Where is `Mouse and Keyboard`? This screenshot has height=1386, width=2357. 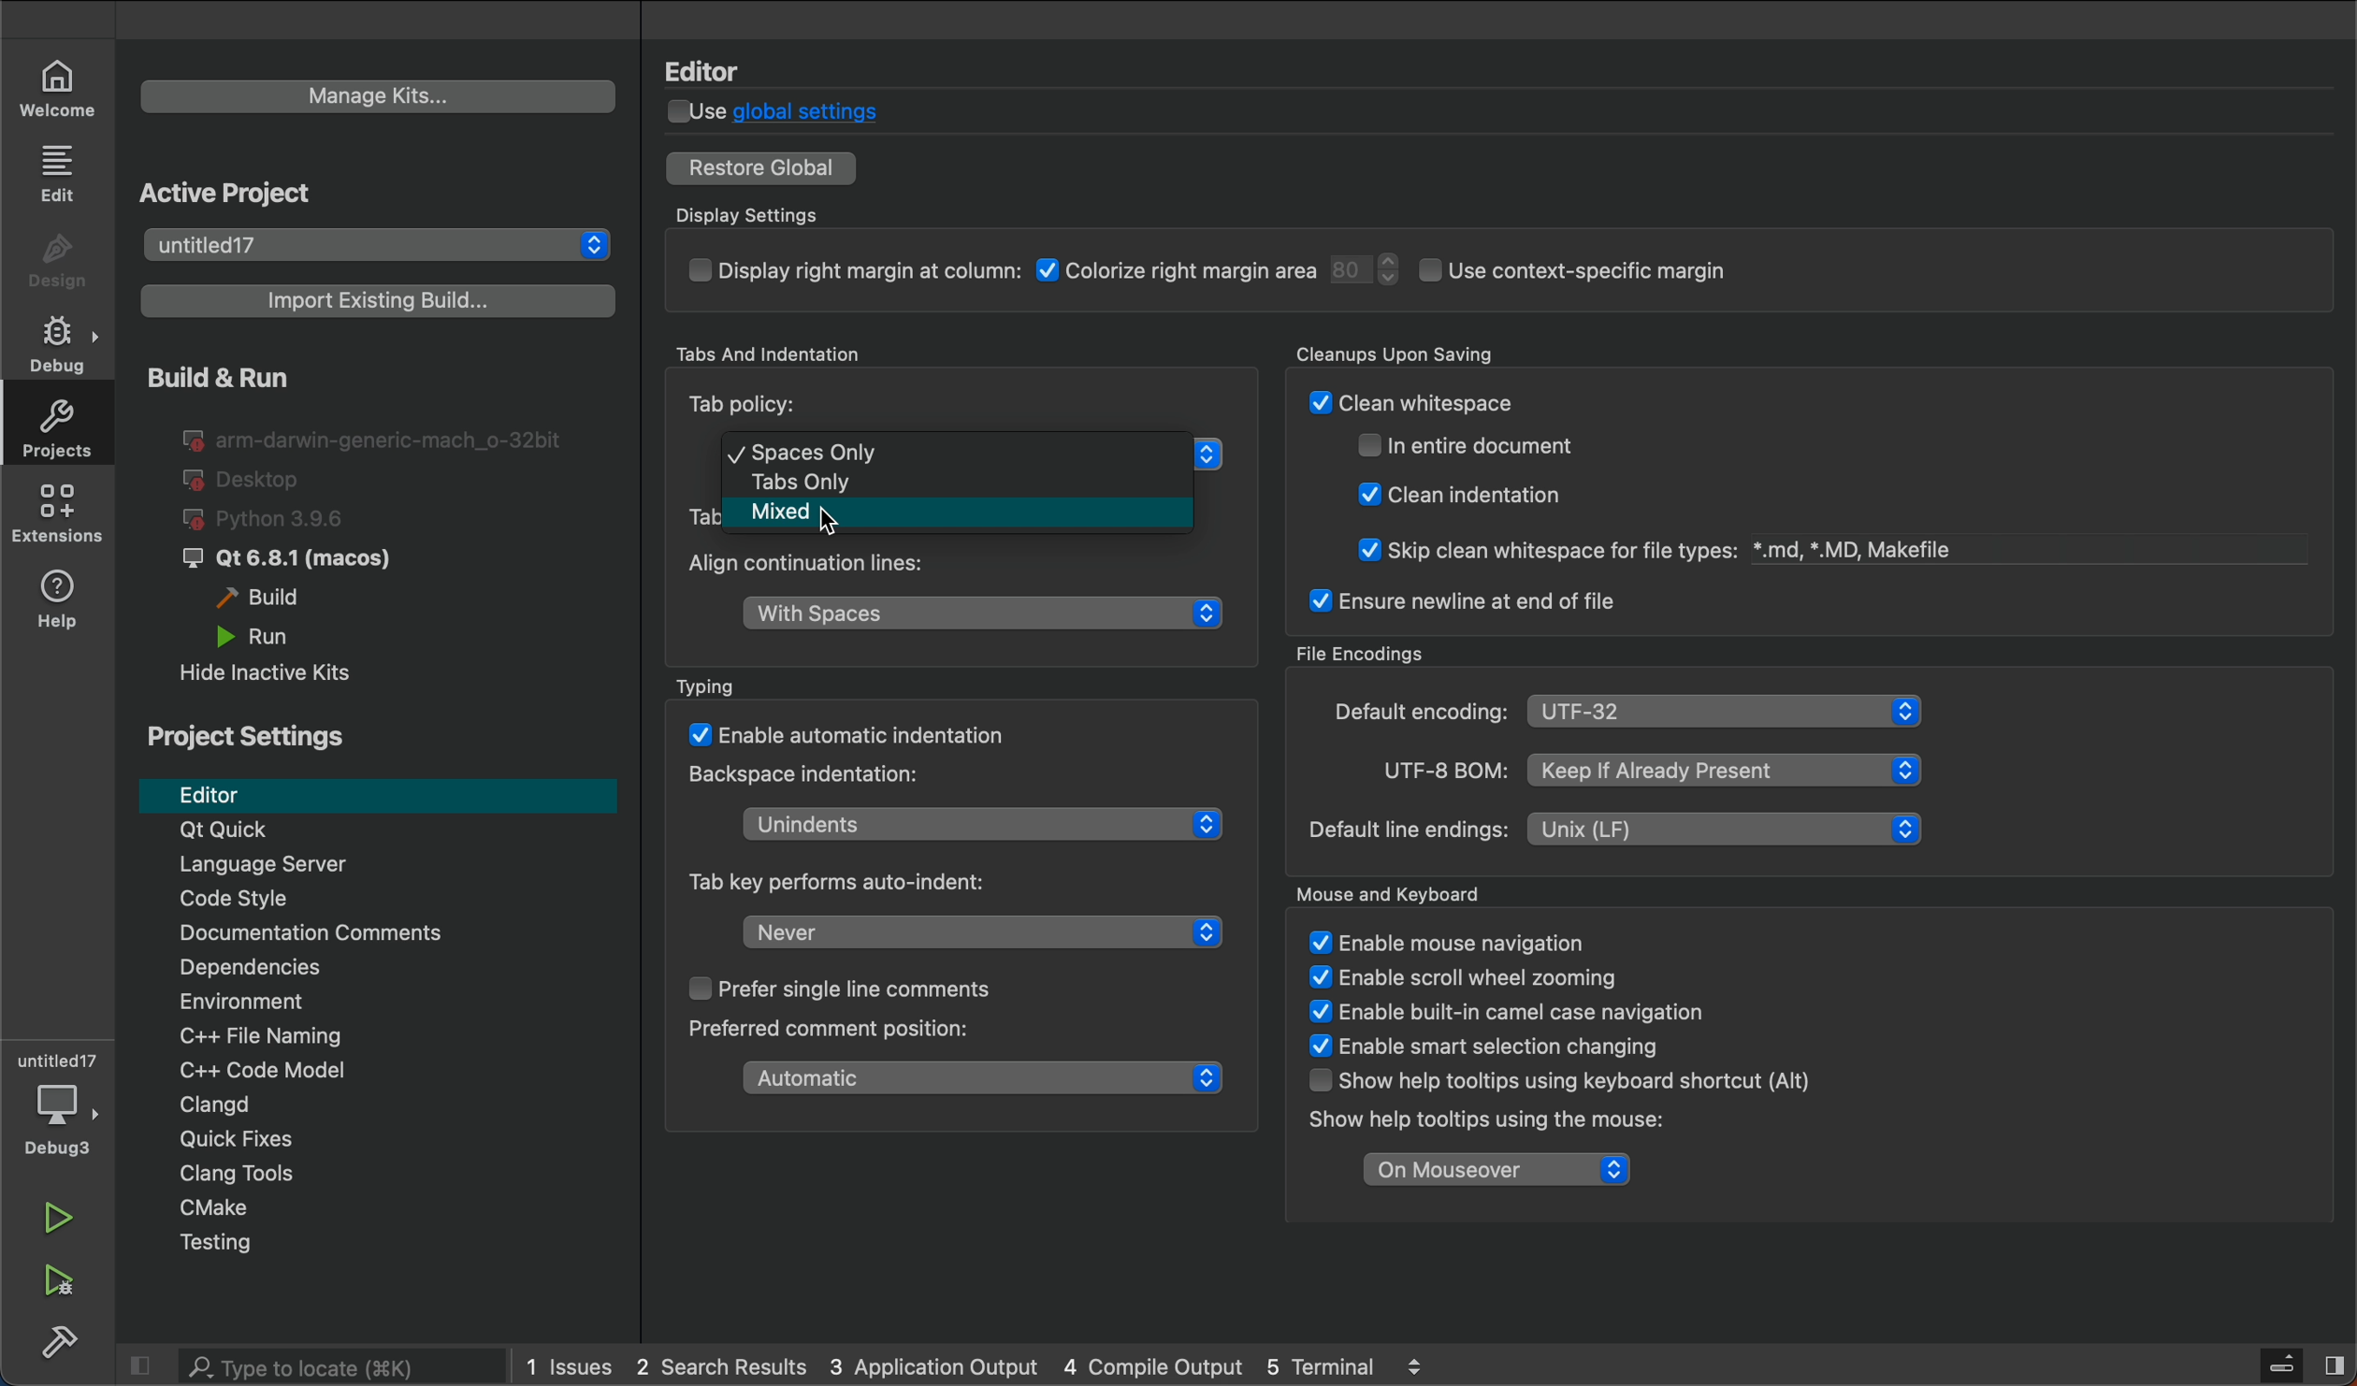 Mouse and Keyboard is located at coordinates (1422, 892).